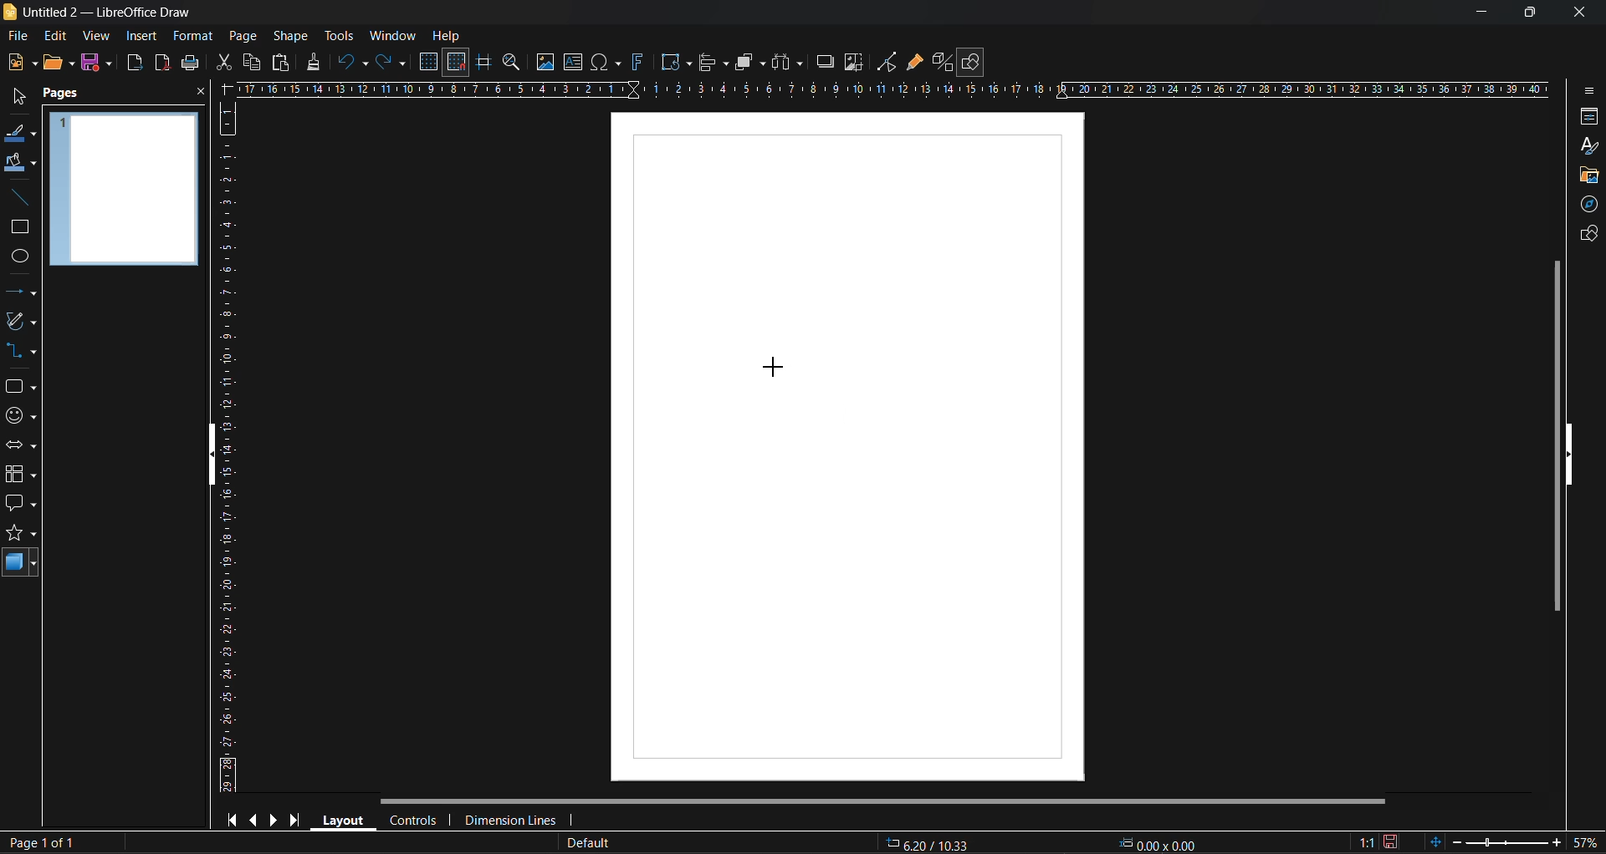  Describe the element at coordinates (19, 197) in the screenshot. I see `insert line` at that location.